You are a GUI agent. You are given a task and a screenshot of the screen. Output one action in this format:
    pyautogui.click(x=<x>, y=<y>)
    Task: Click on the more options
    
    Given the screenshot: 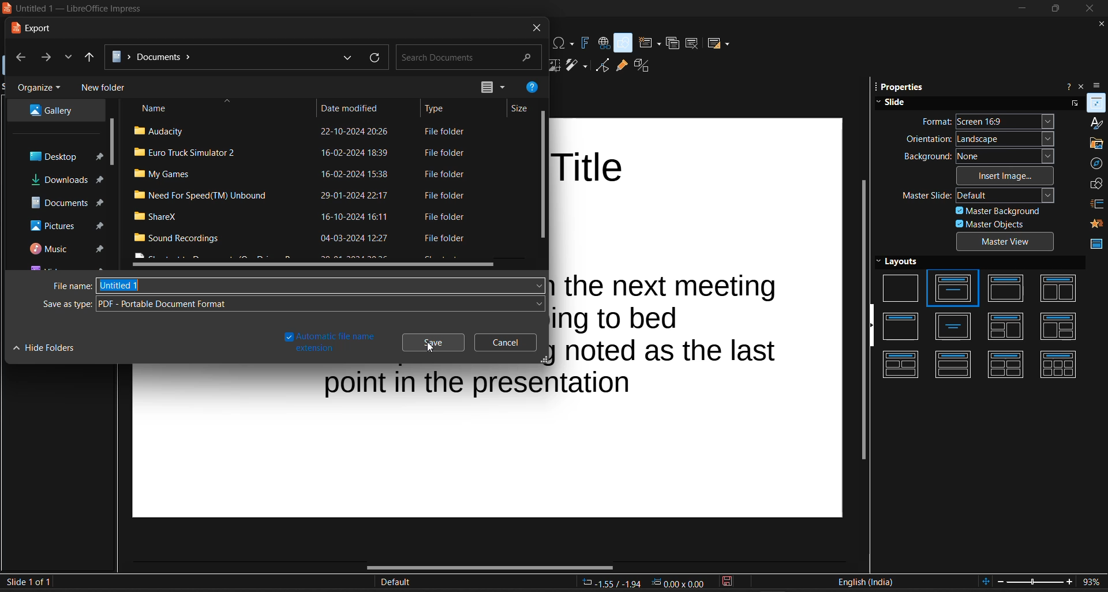 What is the action you would take?
    pyautogui.click(x=503, y=87)
    